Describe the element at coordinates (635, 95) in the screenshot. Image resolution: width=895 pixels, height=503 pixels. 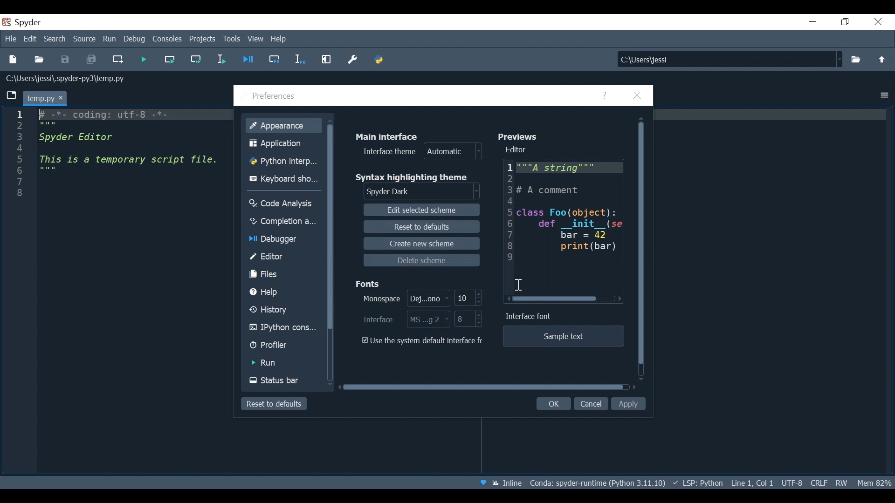
I see `Close` at that location.